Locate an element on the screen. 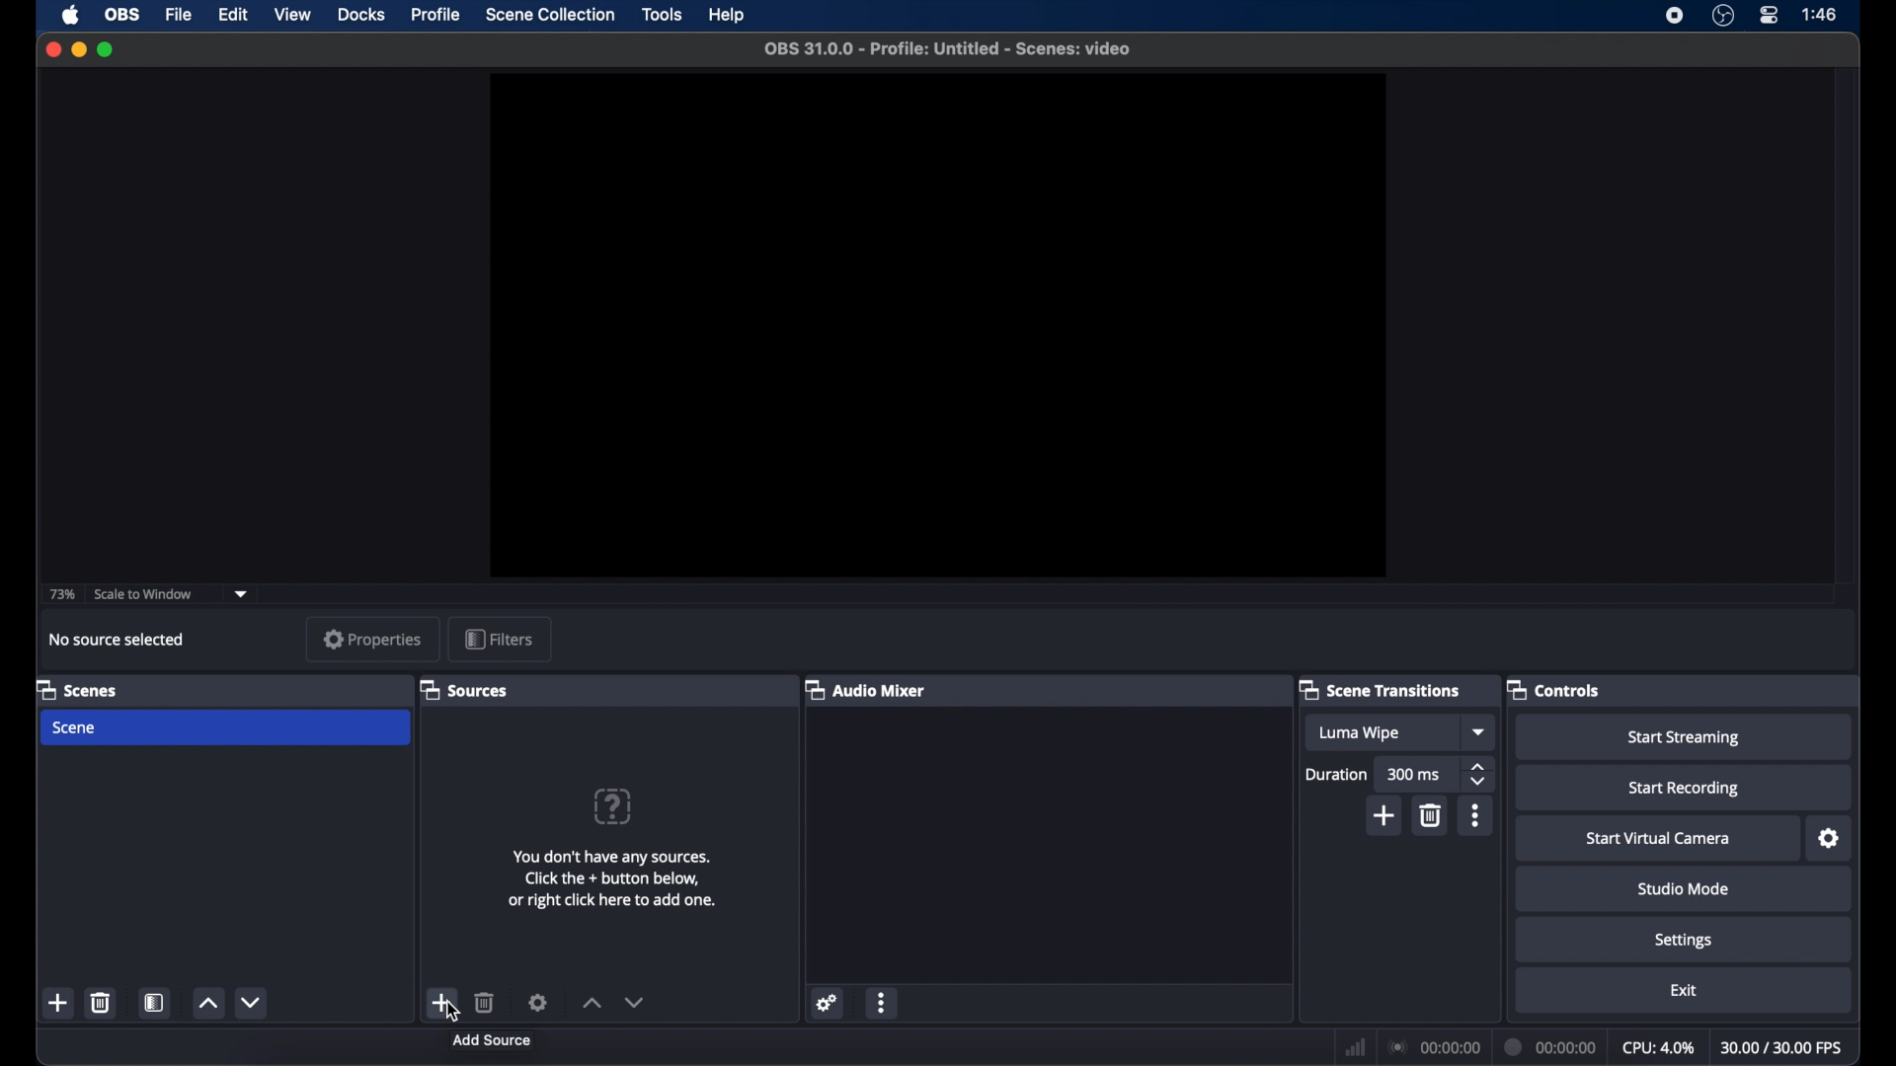 This screenshot has width=1896, height=1066. obs is located at coordinates (123, 15).